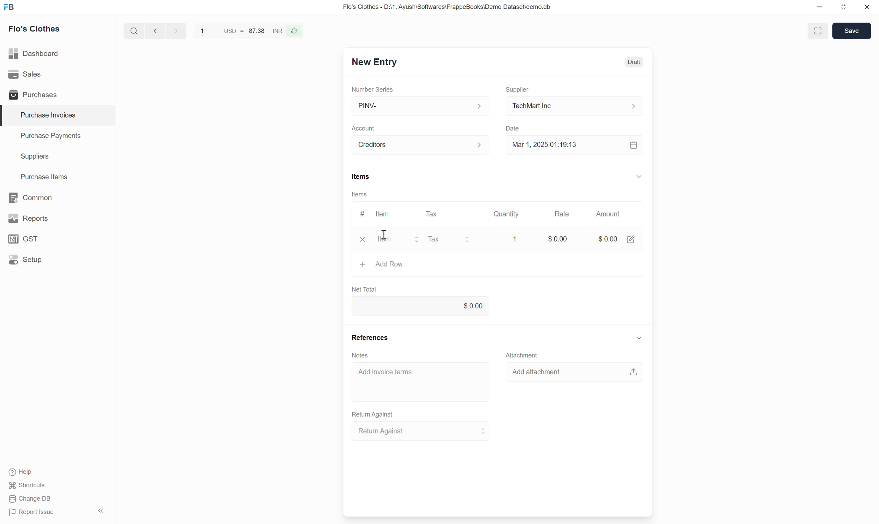 The height and width of the screenshot is (524, 879). Describe the element at coordinates (607, 215) in the screenshot. I see `Amount` at that location.